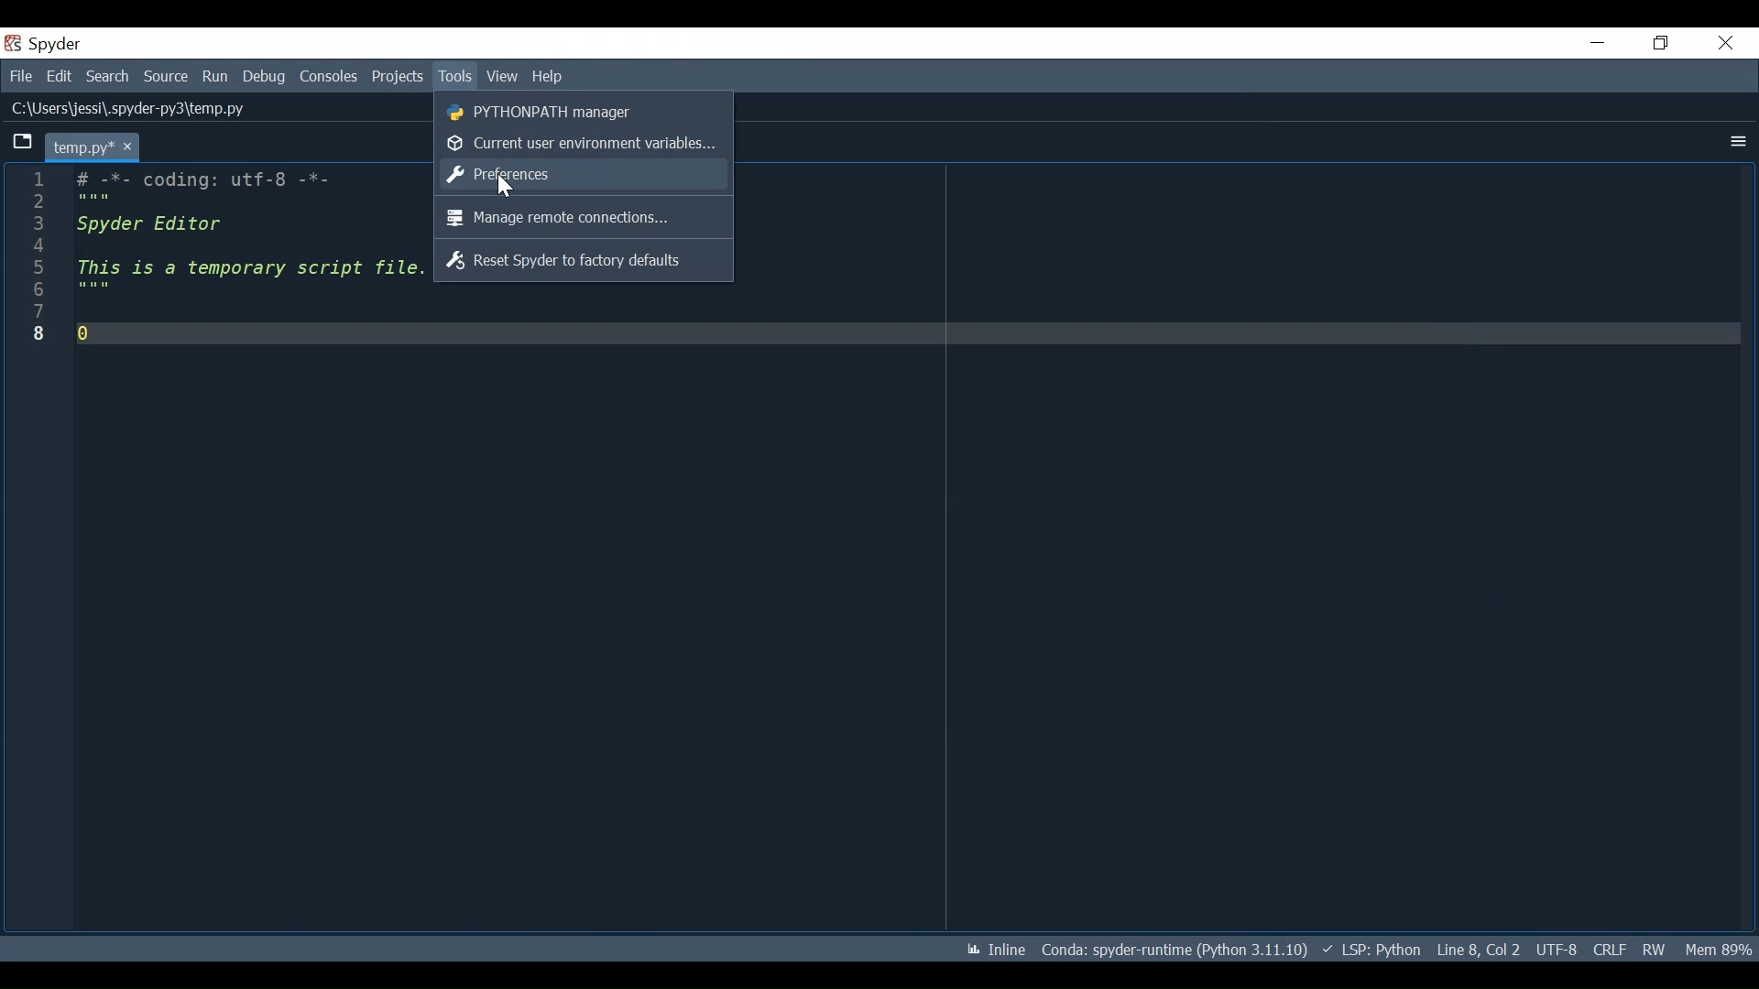 The width and height of the screenshot is (1759, 989). What do you see at coordinates (1477, 950) in the screenshot?
I see `Cursor Position` at bounding box center [1477, 950].